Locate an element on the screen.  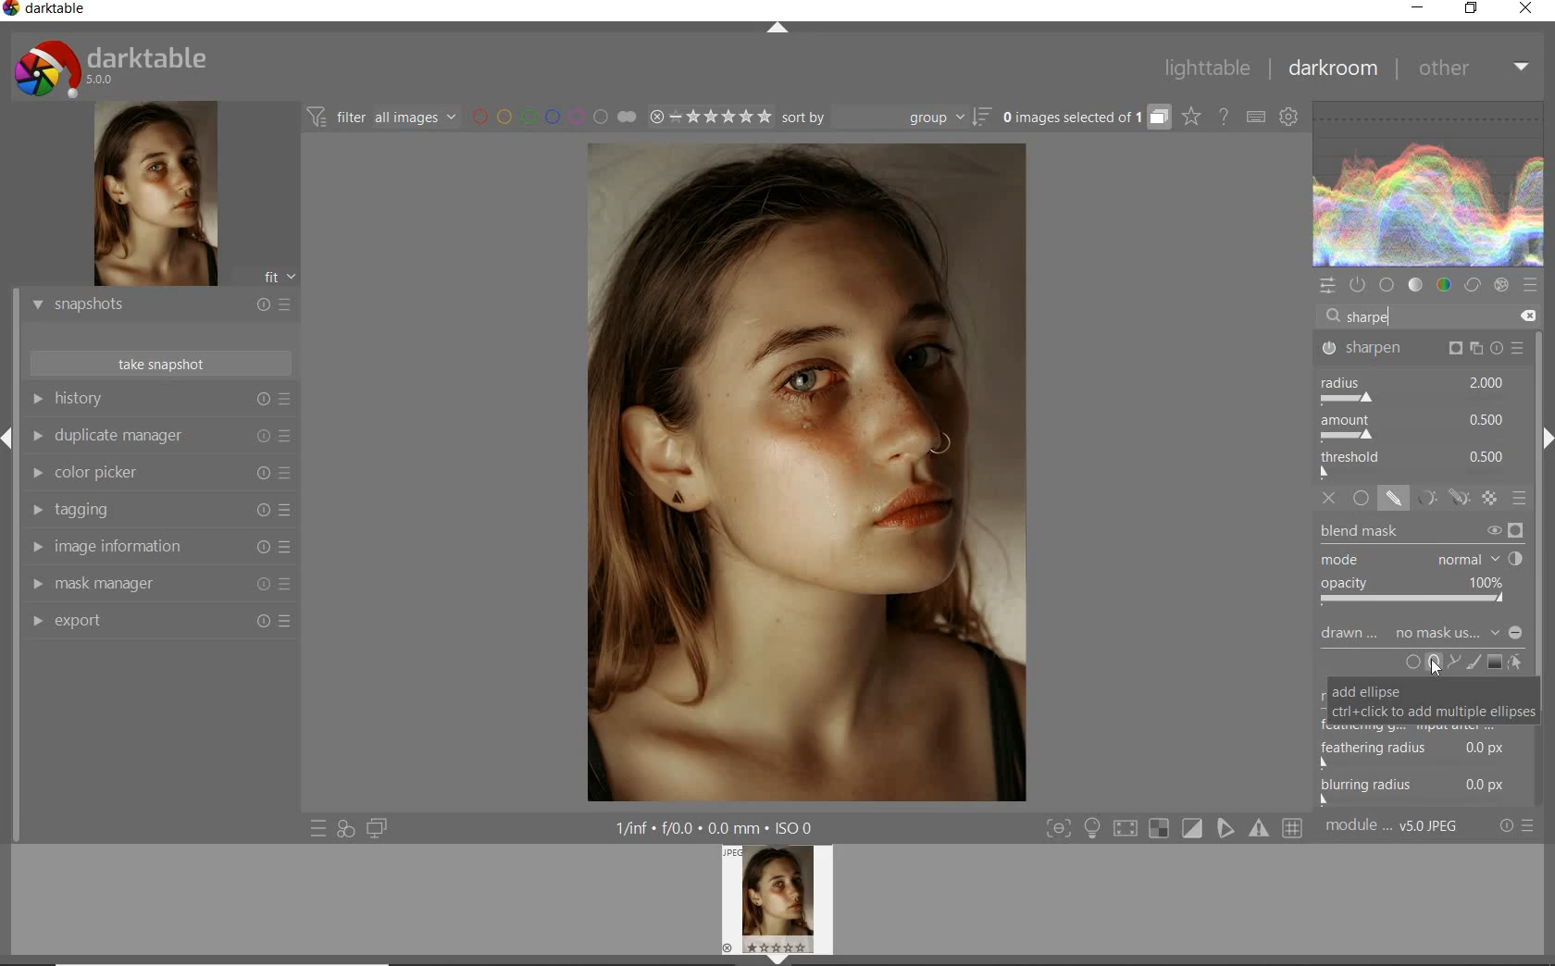
toggle modes is located at coordinates (1175, 828).